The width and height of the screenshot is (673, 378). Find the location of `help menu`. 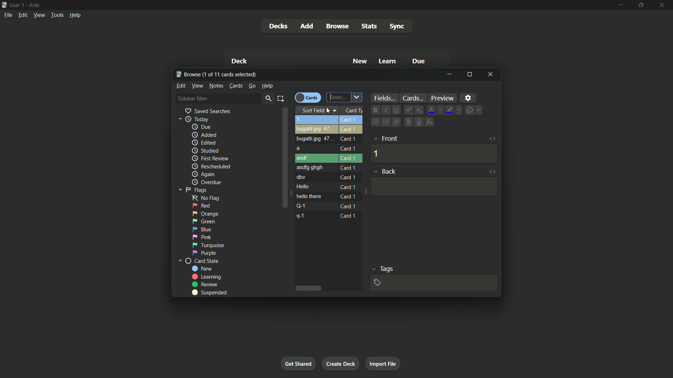

help menu is located at coordinates (75, 15).